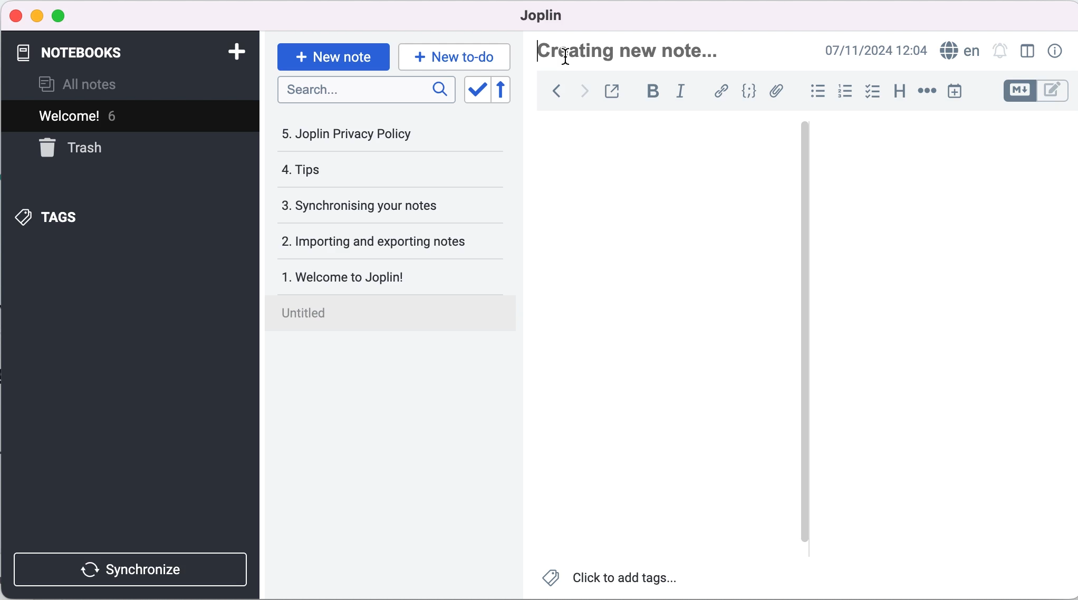 This screenshot has width=1078, height=600. What do you see at coordinates (749, 92) in the screenshot?
I see `code` at bounding box center [749, 92].